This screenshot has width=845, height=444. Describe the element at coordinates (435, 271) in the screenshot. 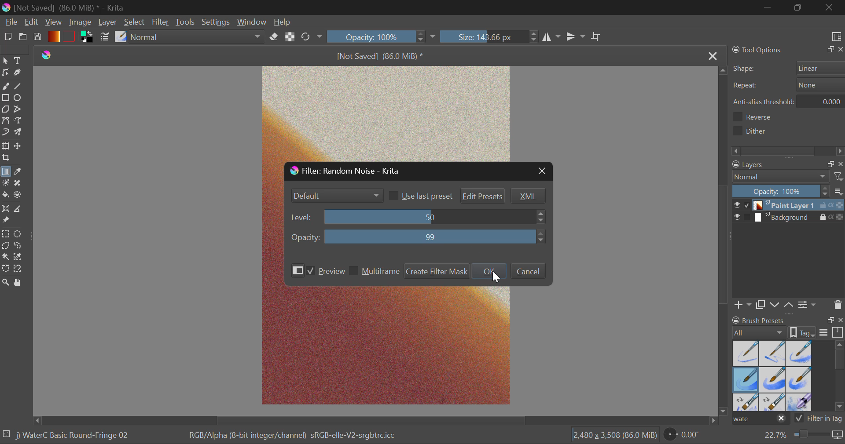

I see `Create Filter Mask` at that location.